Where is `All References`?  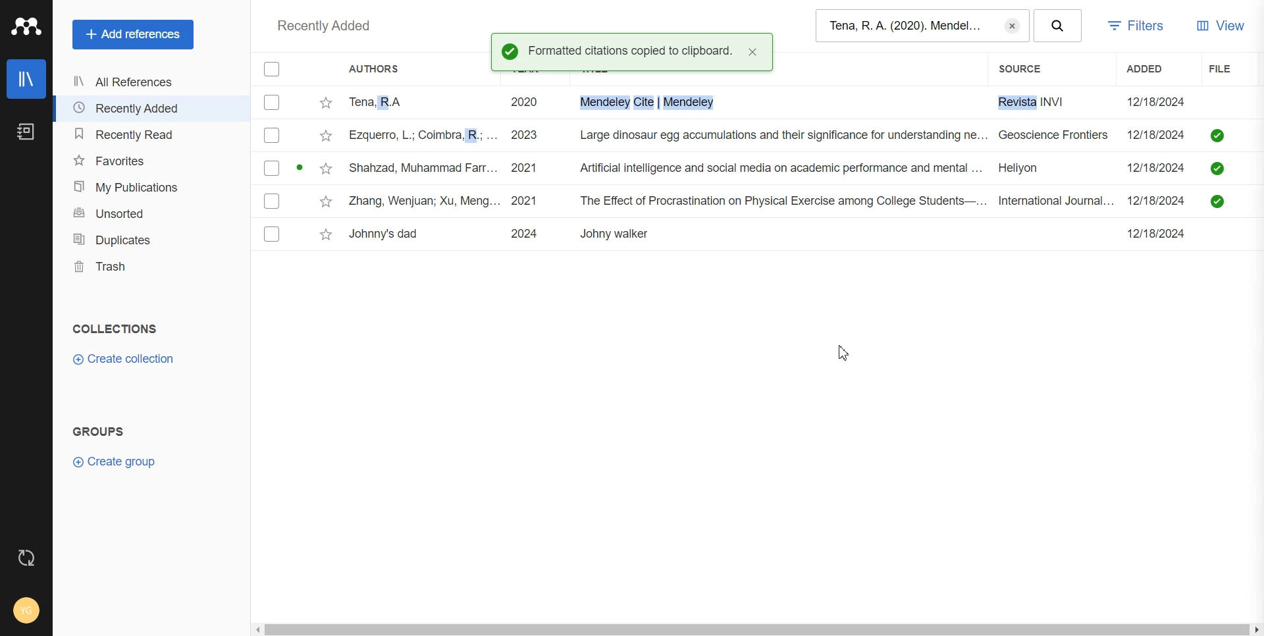
All References is located at coordinates (148, 83).